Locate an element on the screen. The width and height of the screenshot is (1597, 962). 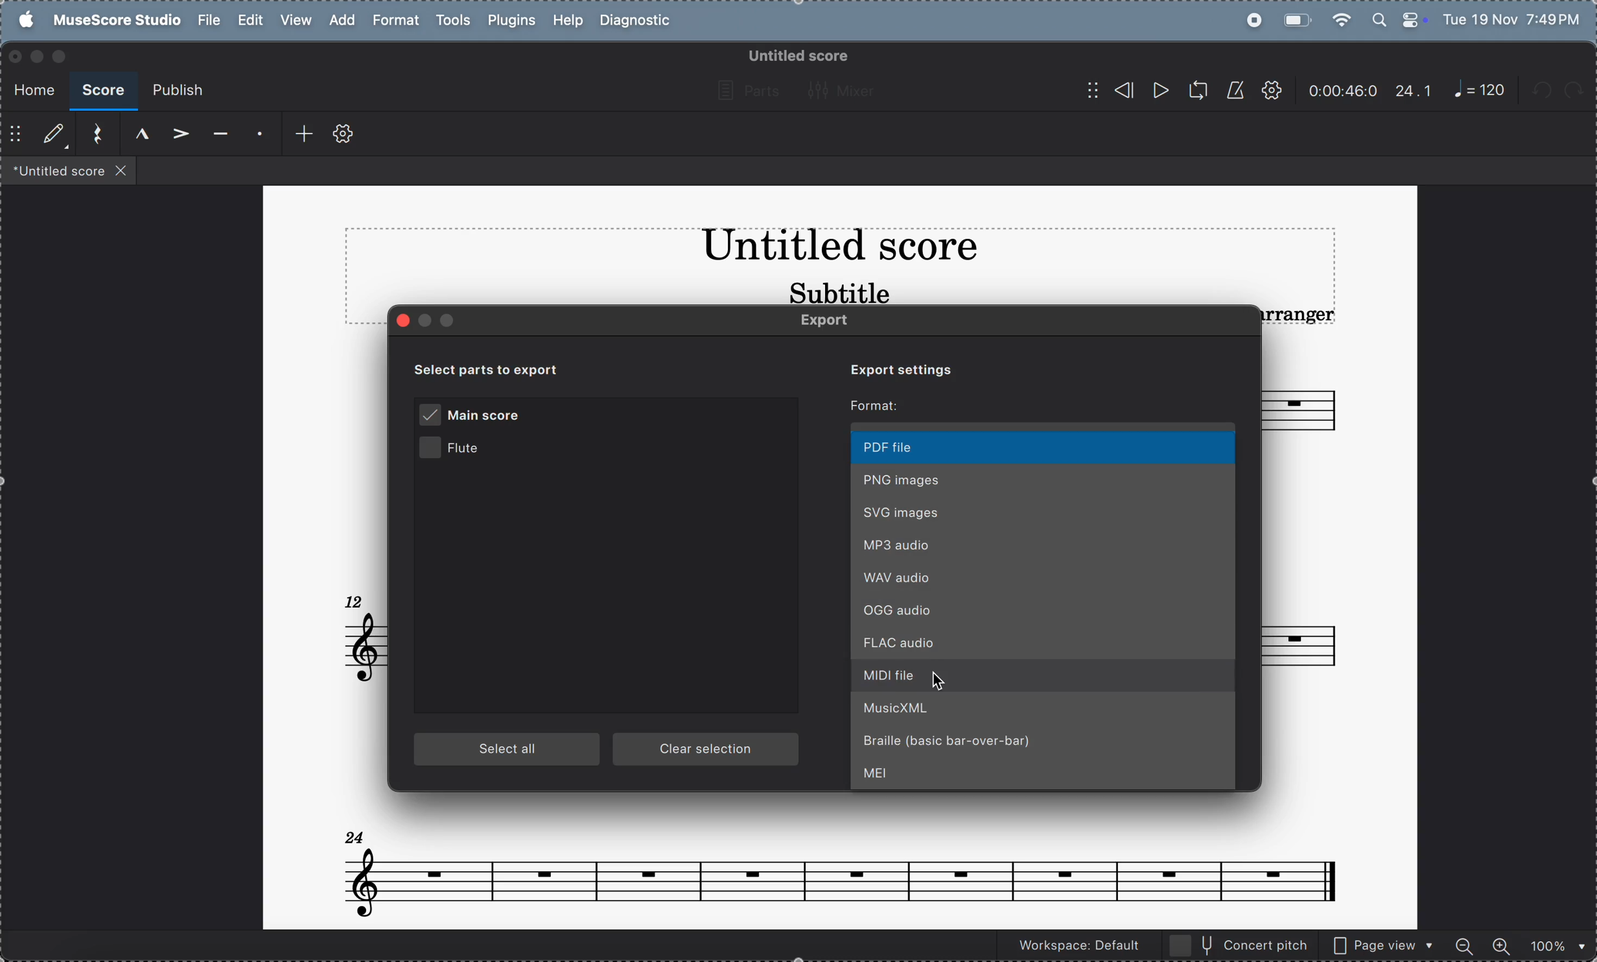
MEI is located at coordinates (1044, 777).